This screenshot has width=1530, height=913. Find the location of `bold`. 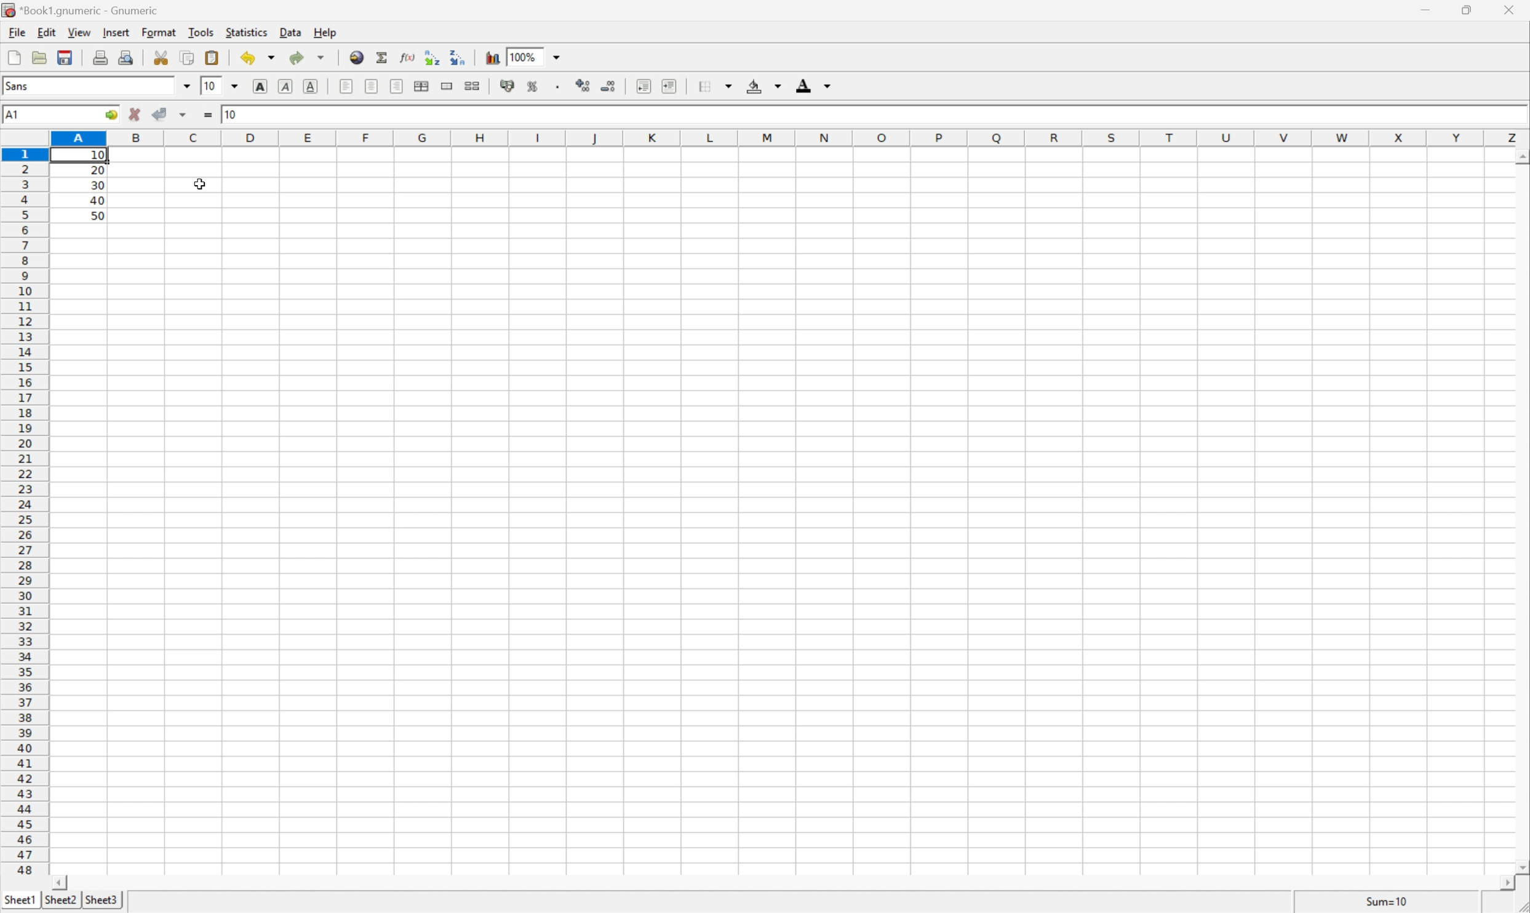

bold is located at coordinates (260, 86).